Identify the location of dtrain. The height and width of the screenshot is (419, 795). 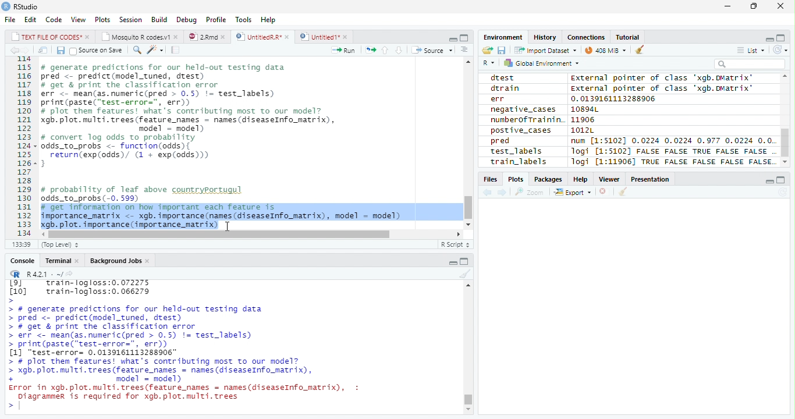
(505, 88).